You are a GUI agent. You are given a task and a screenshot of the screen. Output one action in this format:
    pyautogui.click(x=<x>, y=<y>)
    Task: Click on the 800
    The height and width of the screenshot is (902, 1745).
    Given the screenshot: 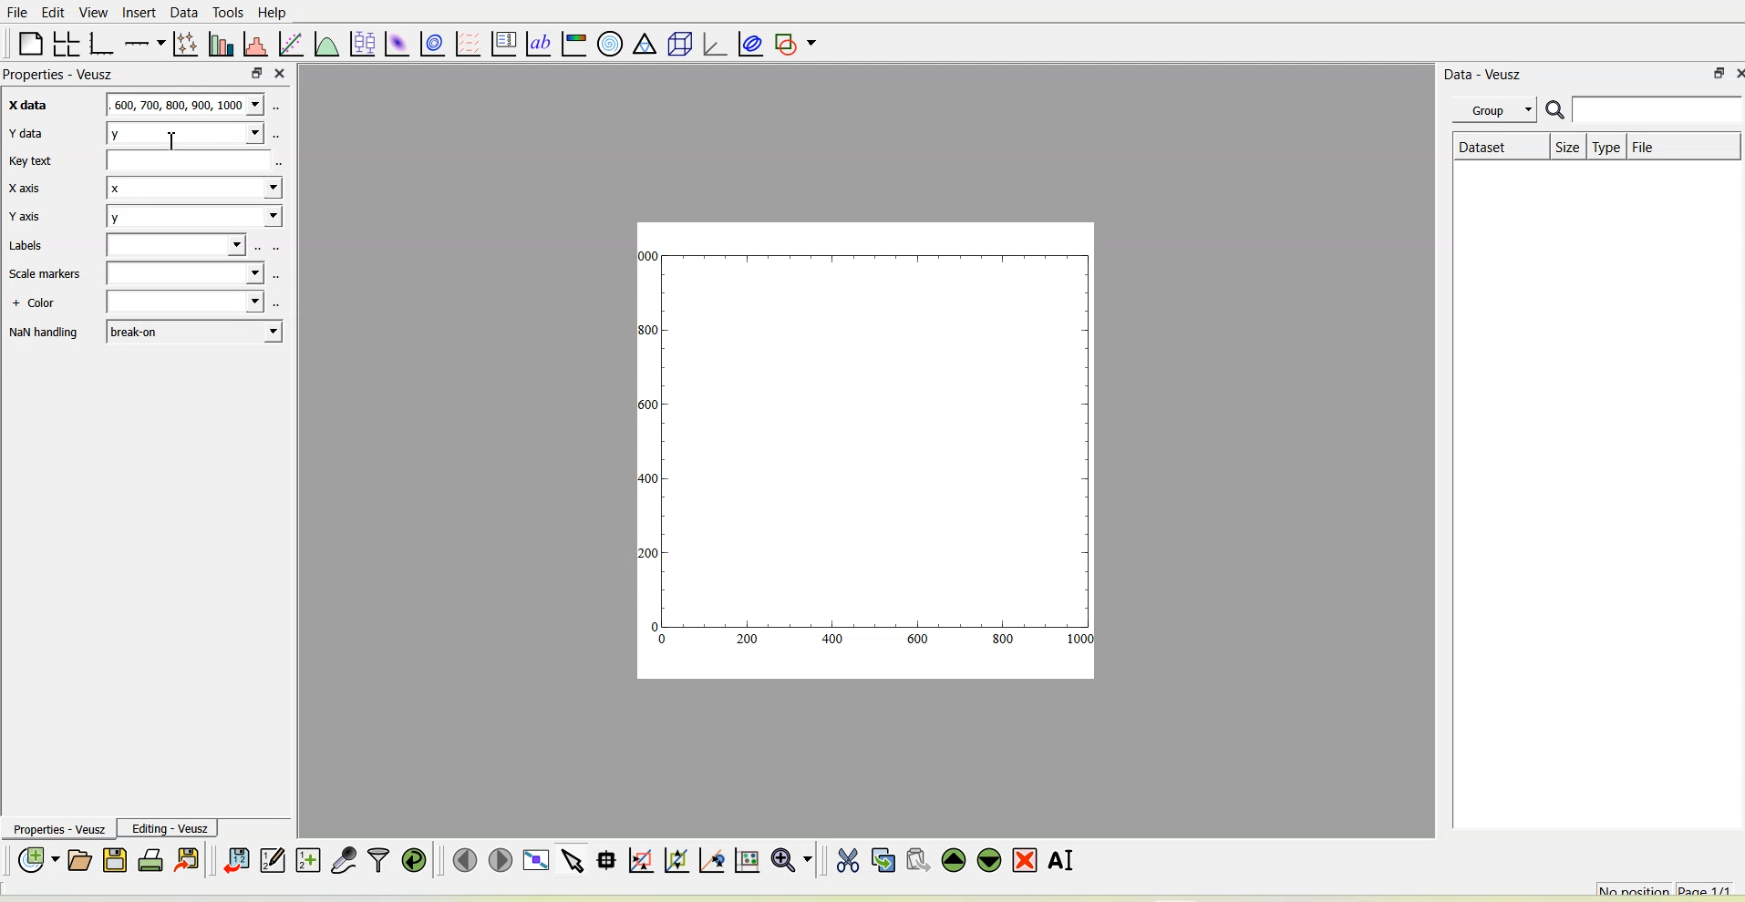 What is the action you would take?
    pyautogui.click(x=1001, y=640)
    